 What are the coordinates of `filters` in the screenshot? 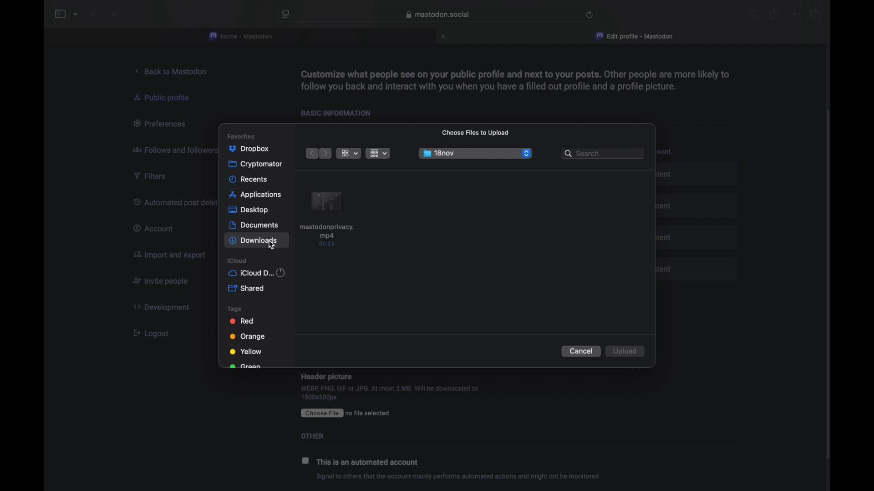 It's located at (154, 176).